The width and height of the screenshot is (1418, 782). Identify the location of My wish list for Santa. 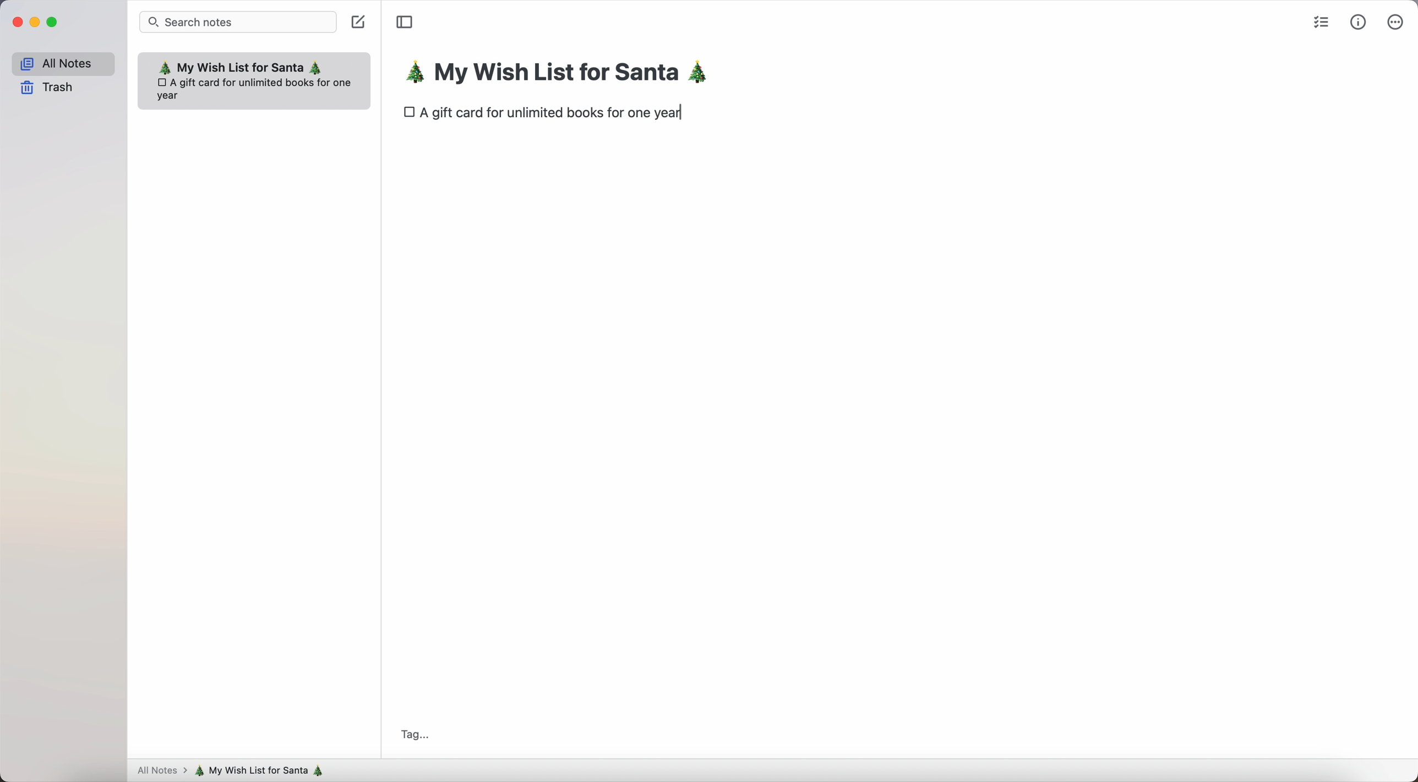
(241, 66).